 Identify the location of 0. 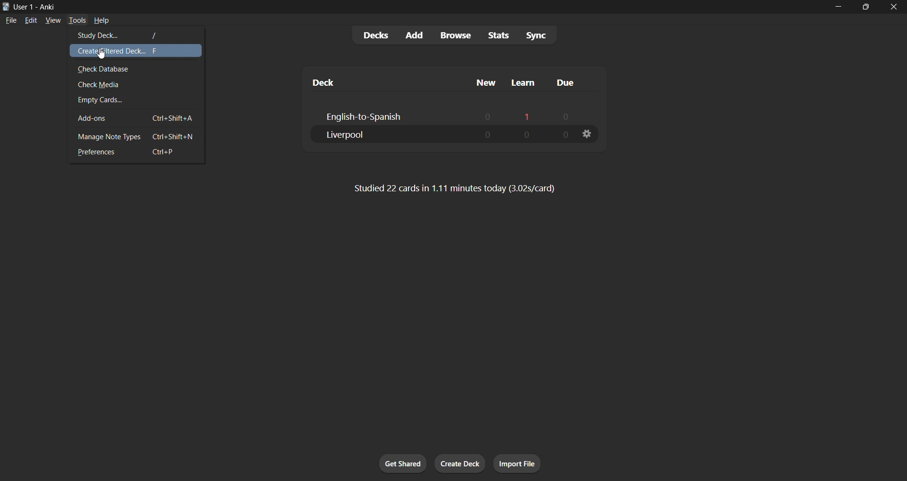
(562, 135).